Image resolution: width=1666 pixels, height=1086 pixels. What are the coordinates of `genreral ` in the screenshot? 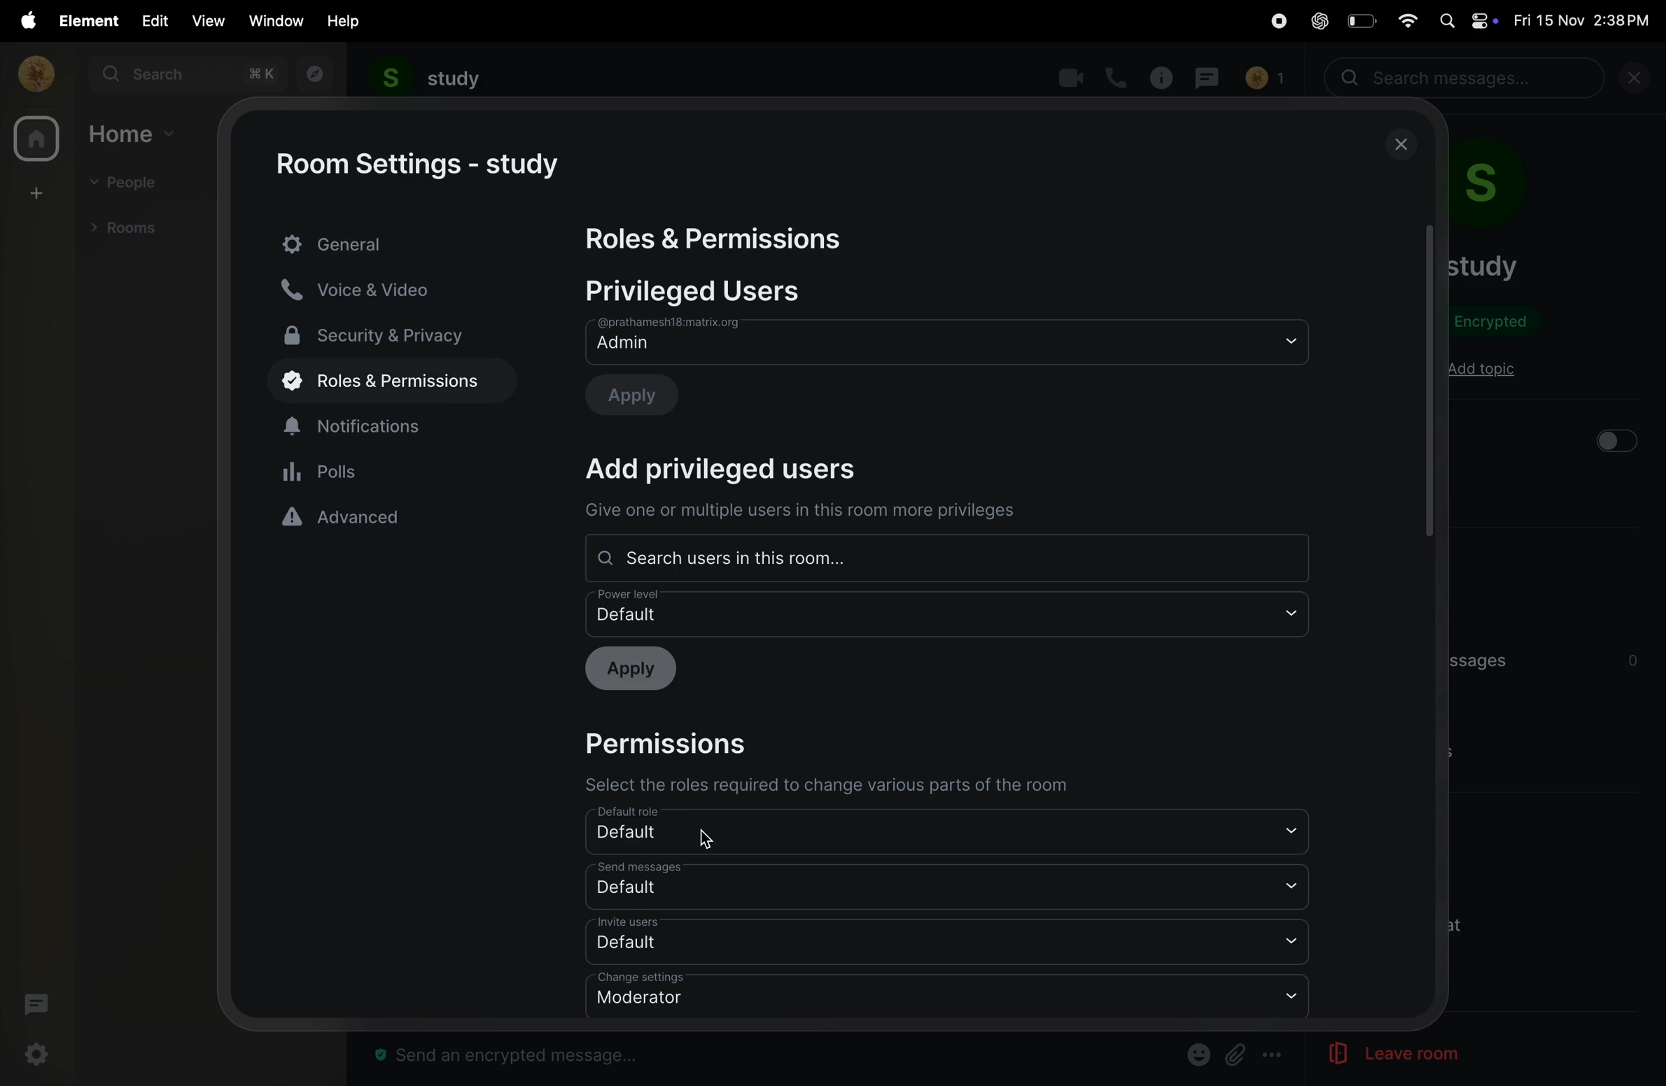 It's located at (394, 242).